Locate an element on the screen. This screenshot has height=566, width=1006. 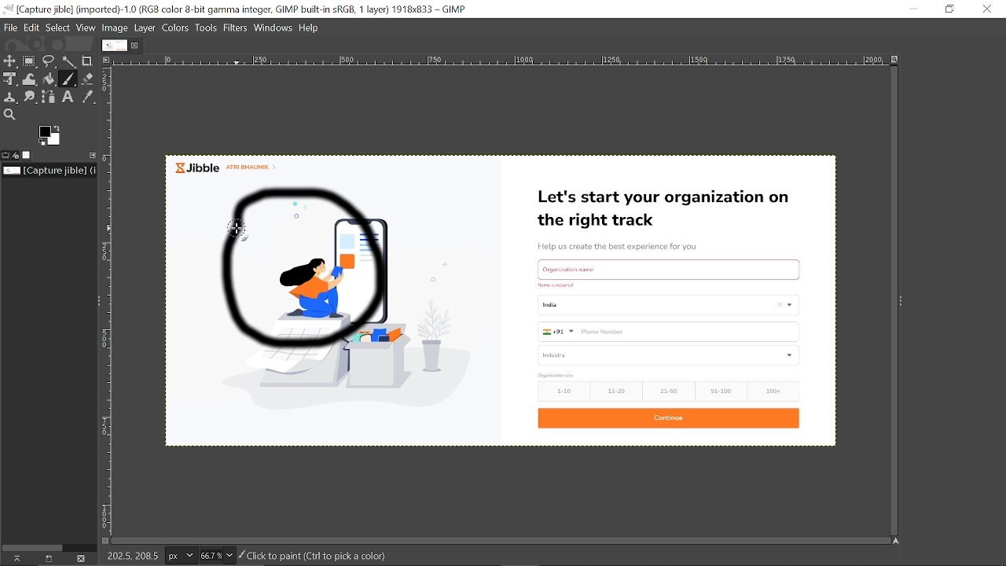
Close tab is located at coordinates (136, 46).